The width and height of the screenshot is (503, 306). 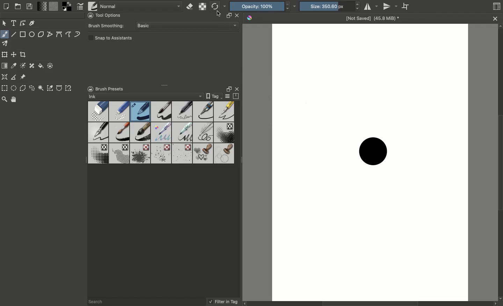 What do you see at coordinates (23, 66) in the screenshot?
I see `Colorize` at bounding box center [23, 66].